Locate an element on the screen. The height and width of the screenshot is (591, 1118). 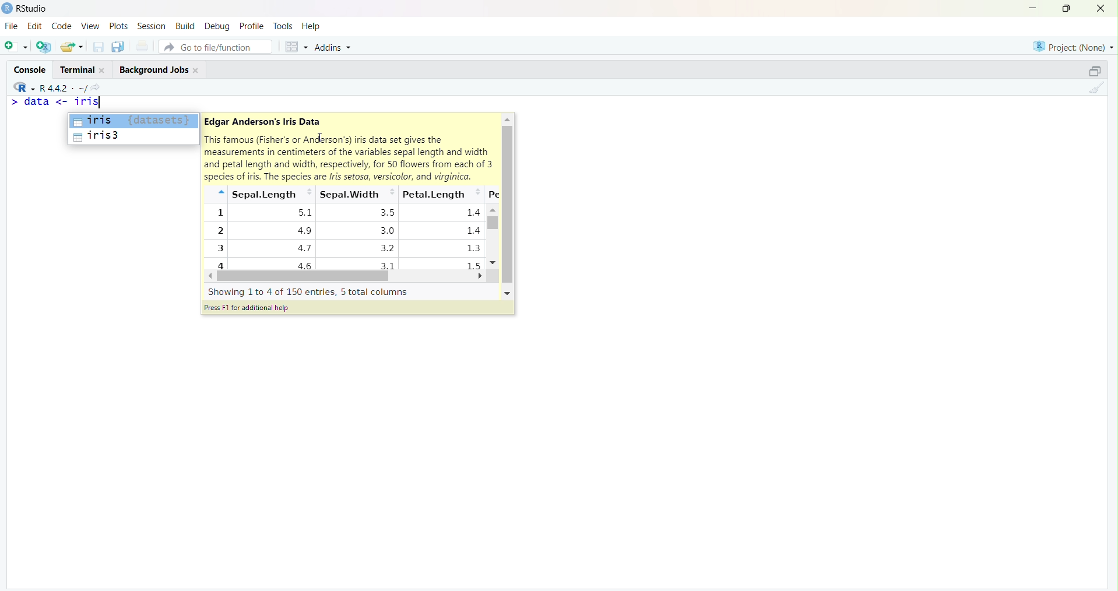
Clear console (Ctrl + L) is located at coordinates (1095, 89).